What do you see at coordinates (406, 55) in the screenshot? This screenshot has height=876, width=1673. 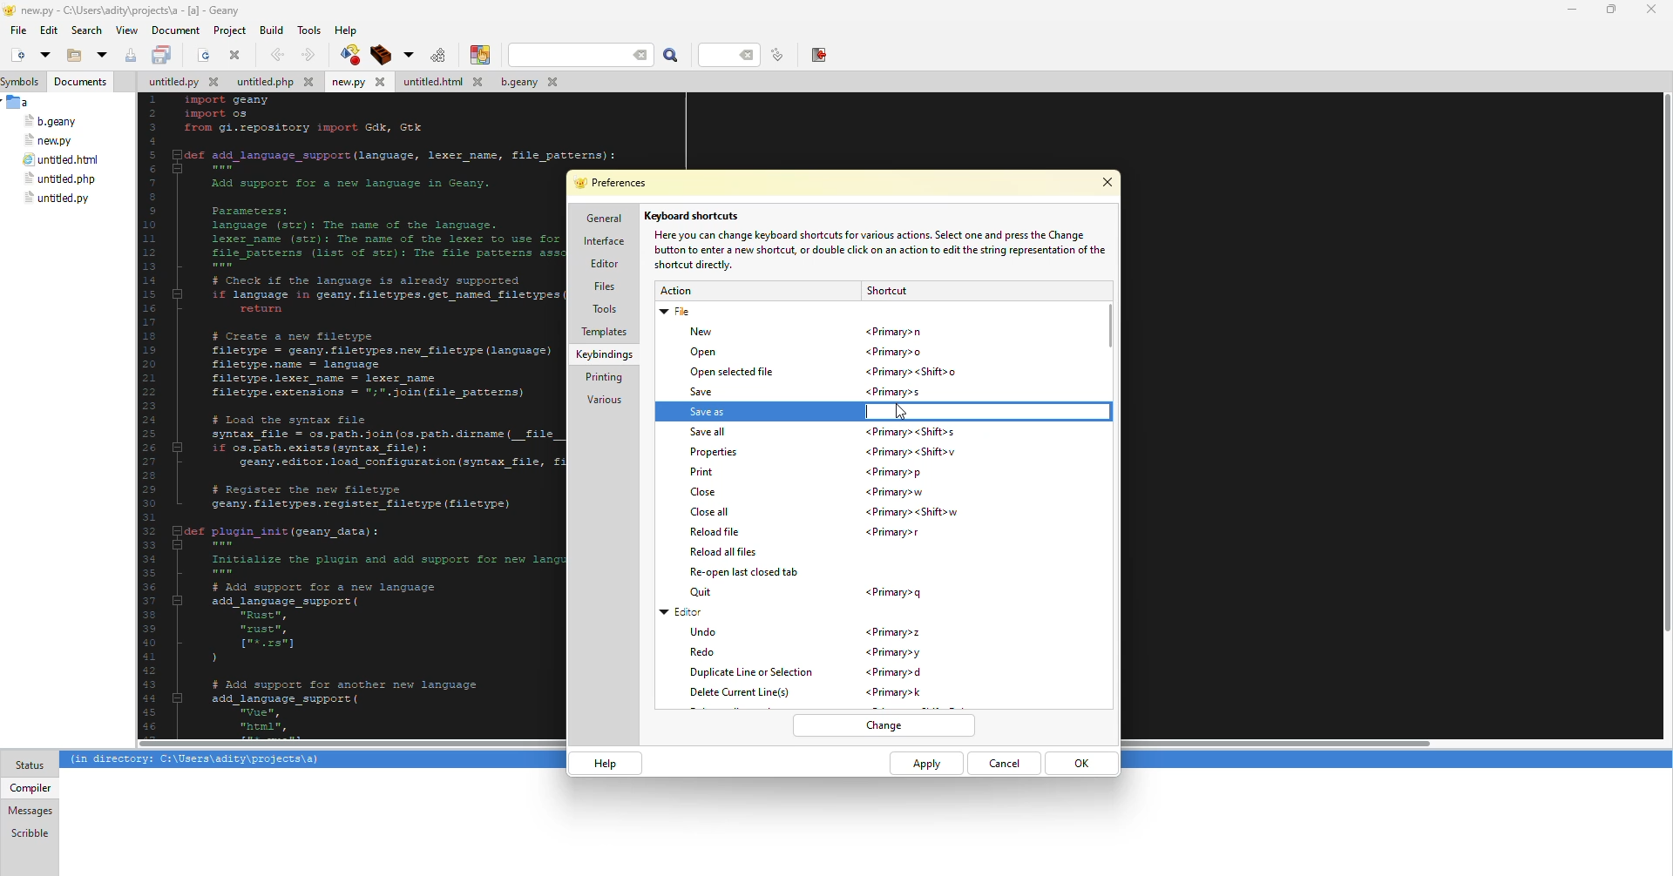 I see `build options` at bounding box center [406, 55].